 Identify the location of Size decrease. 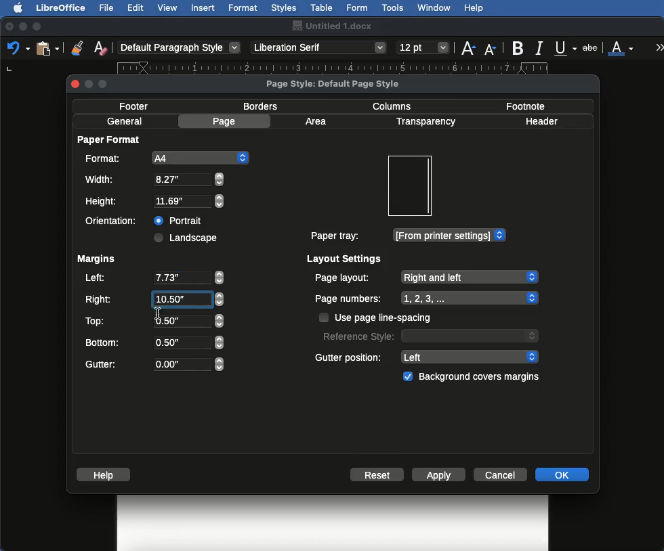
(493, 49).